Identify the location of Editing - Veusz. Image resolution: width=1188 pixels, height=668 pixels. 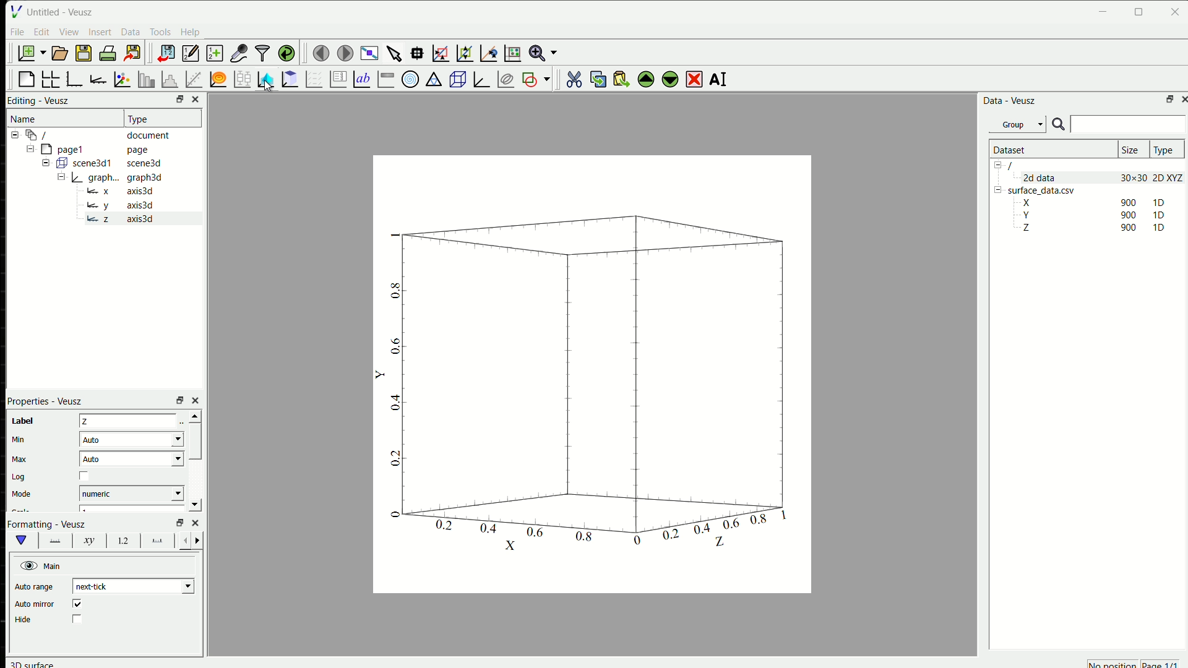
(40, 101).